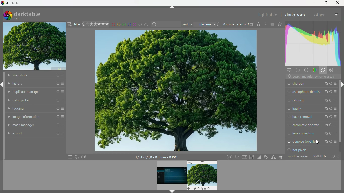 This screenshot has height=193, width=344. What do you see at coordinates (77, 157) in the screenshot?
I see `images` at bounding box center [77, 157].